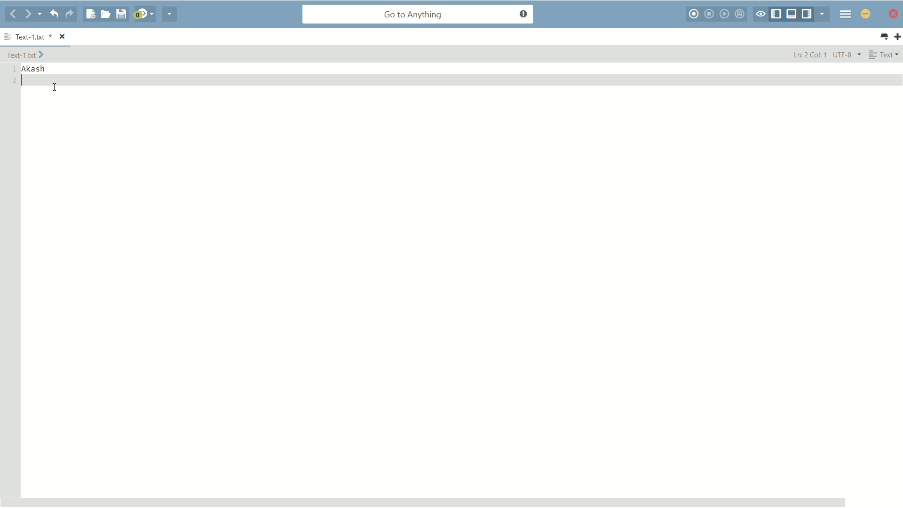 Image resolution: width=903 pixels, height=508 pixels. What do you see at coordinates (848, 55) in the screenshot?
I see `line encoding` at bounding box center [848, 55].